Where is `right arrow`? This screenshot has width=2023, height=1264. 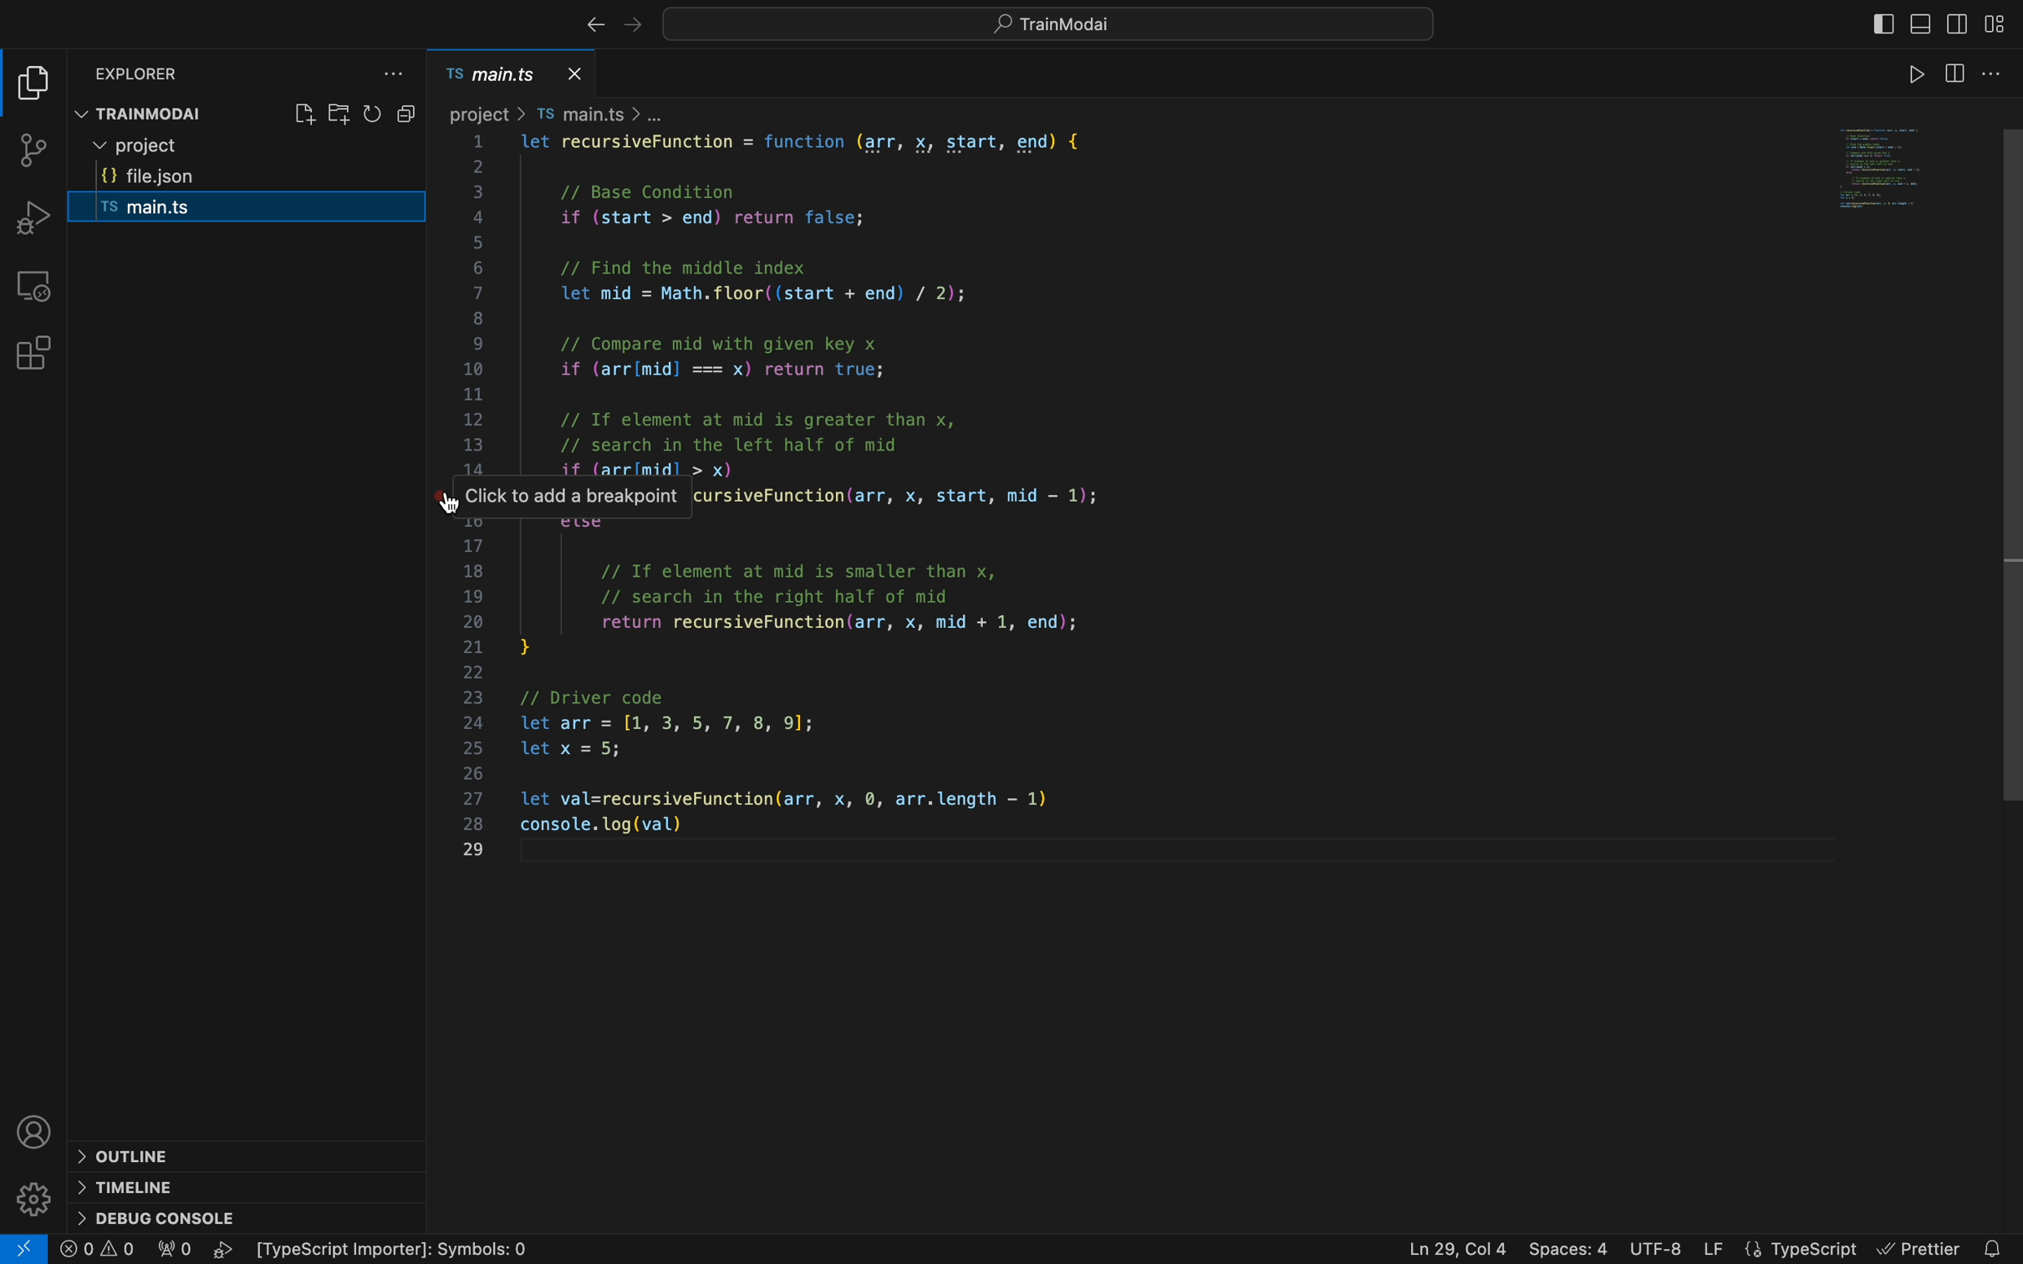
right arrow is located at coordinates (583, 23).